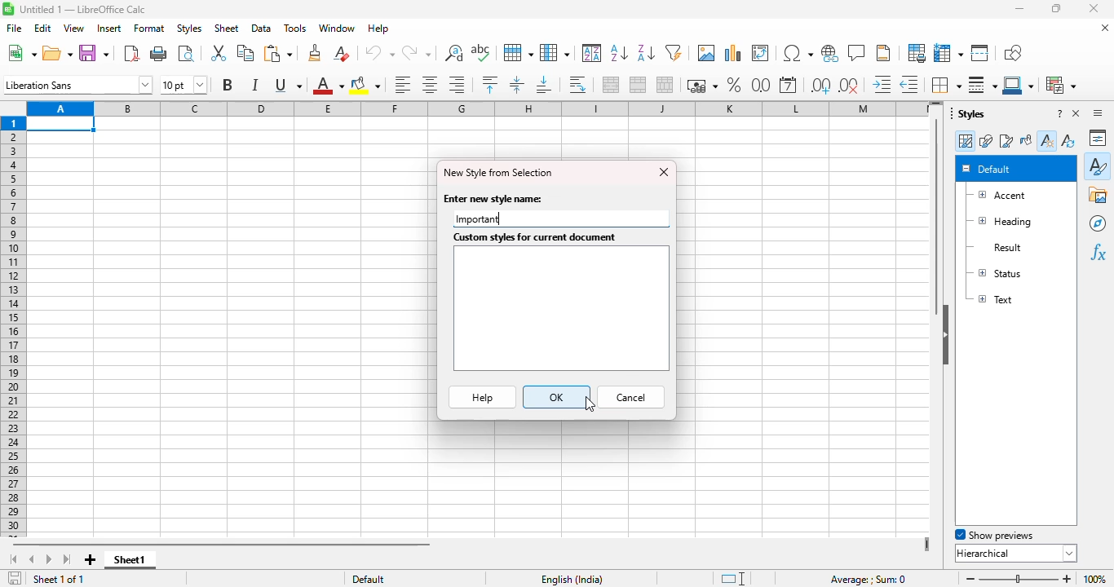 Image resolution: width=1114 pixels, height=587 pixels. What do you see at coordinates (1094, 8) in the screenshot?
I see `close` at bounding box center [1094, 8].